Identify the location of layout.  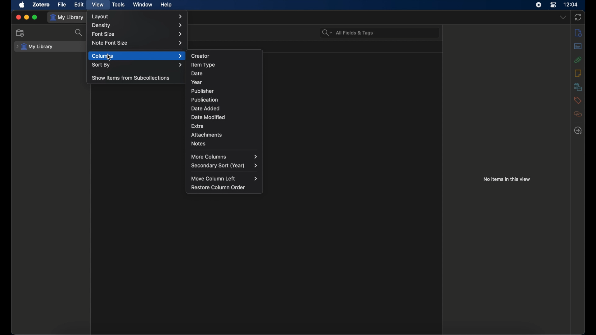
(138, 16).